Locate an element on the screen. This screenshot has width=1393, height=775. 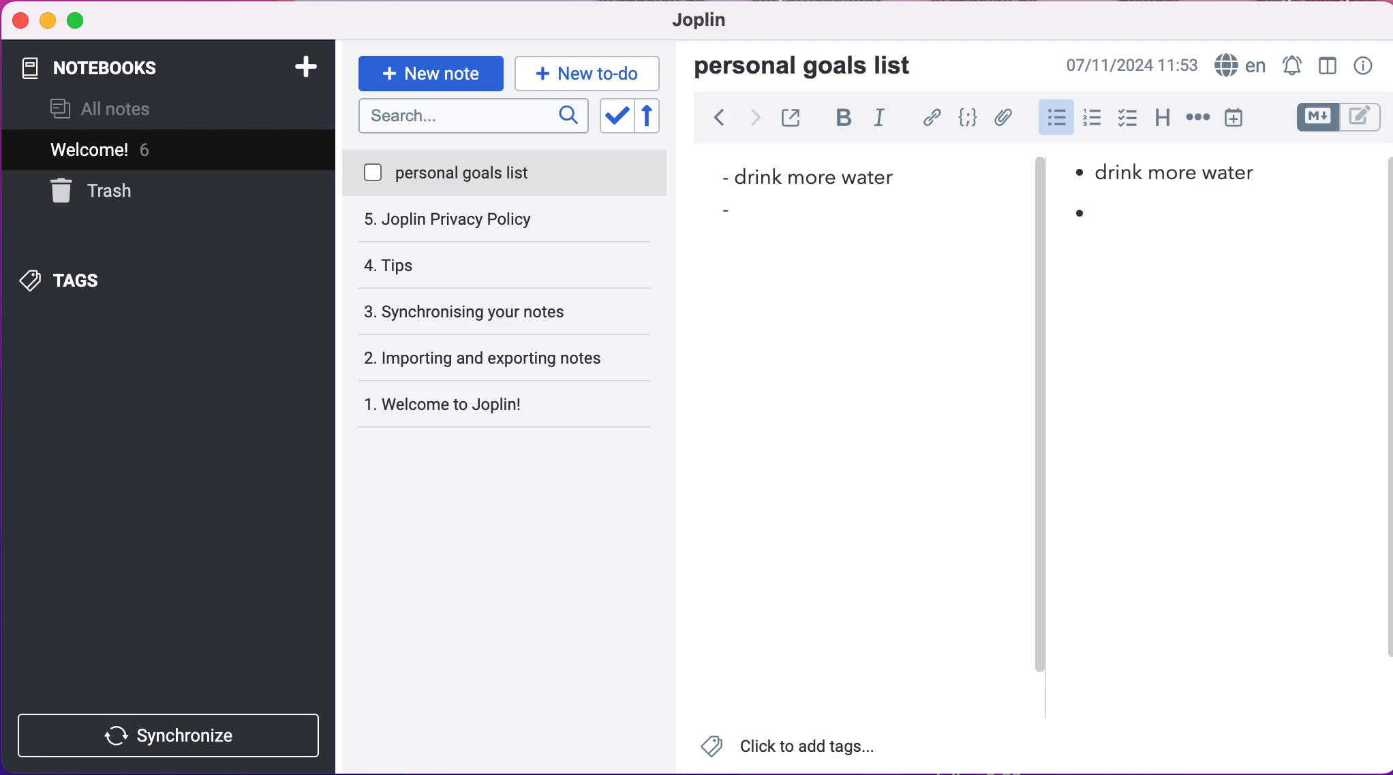
welcome! 5 is located at coordinates (151, 149).